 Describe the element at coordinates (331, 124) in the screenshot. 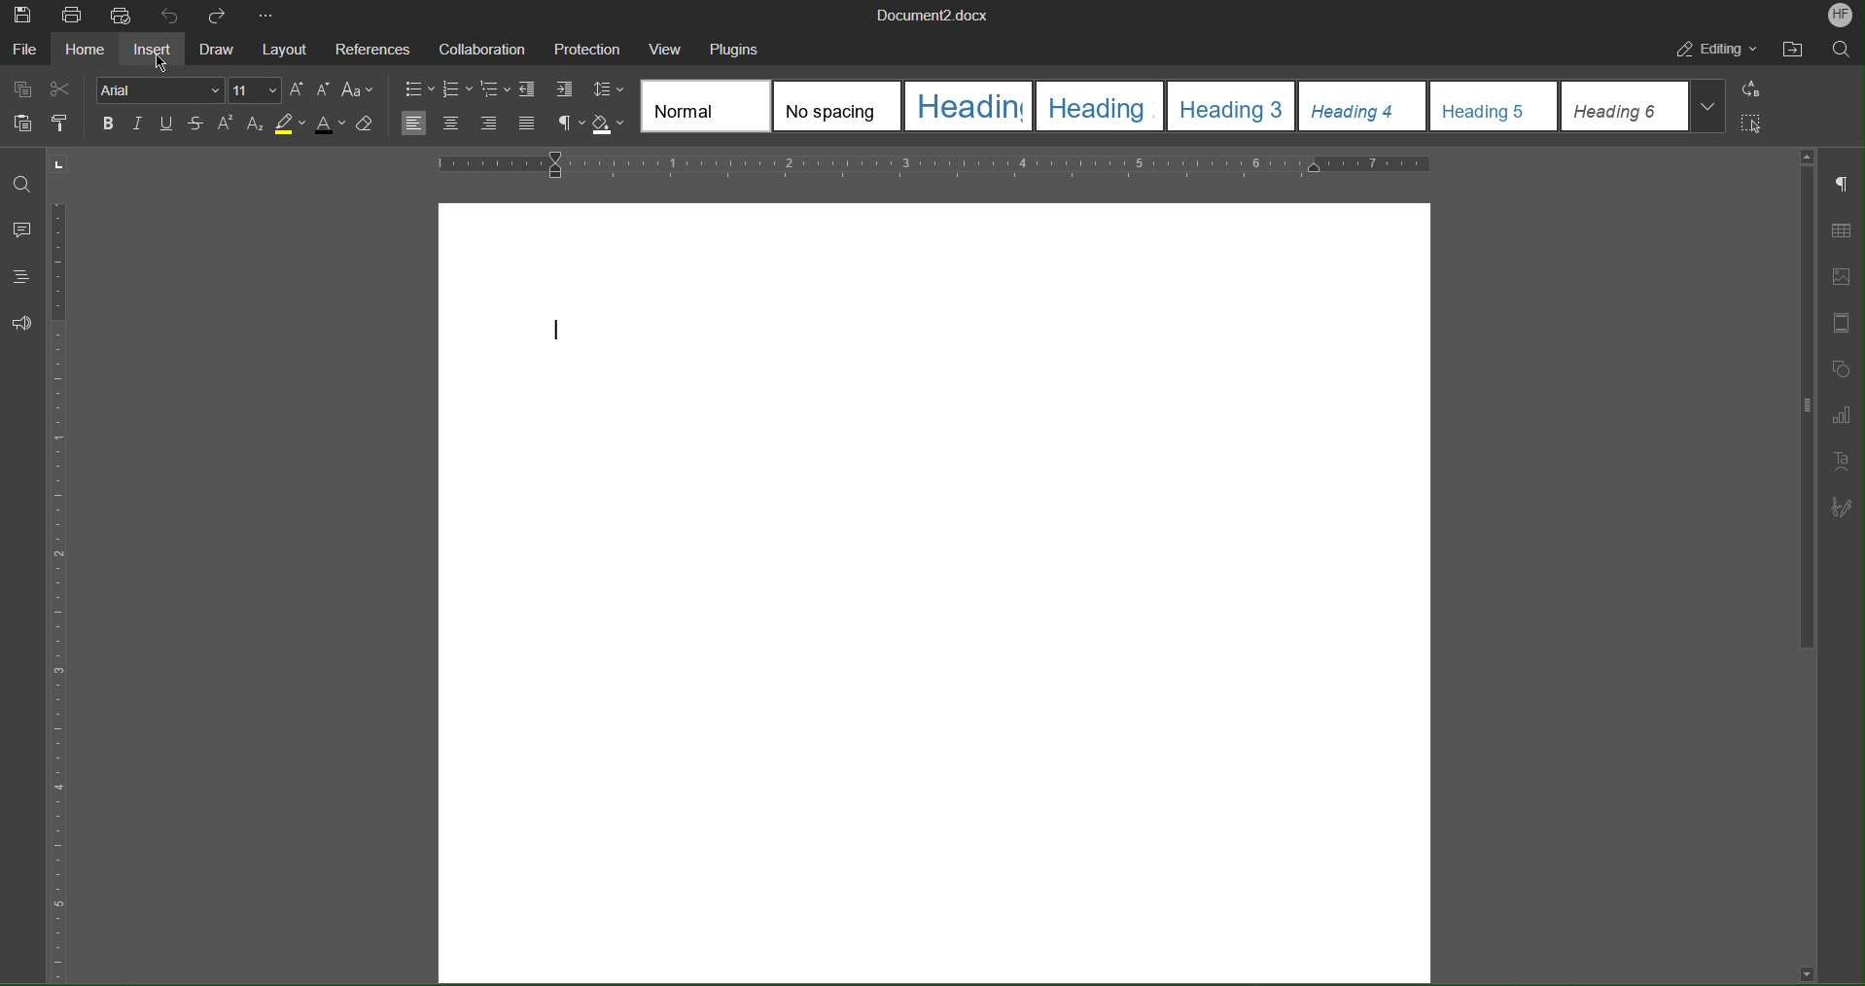

I see `Text Color` at that location.